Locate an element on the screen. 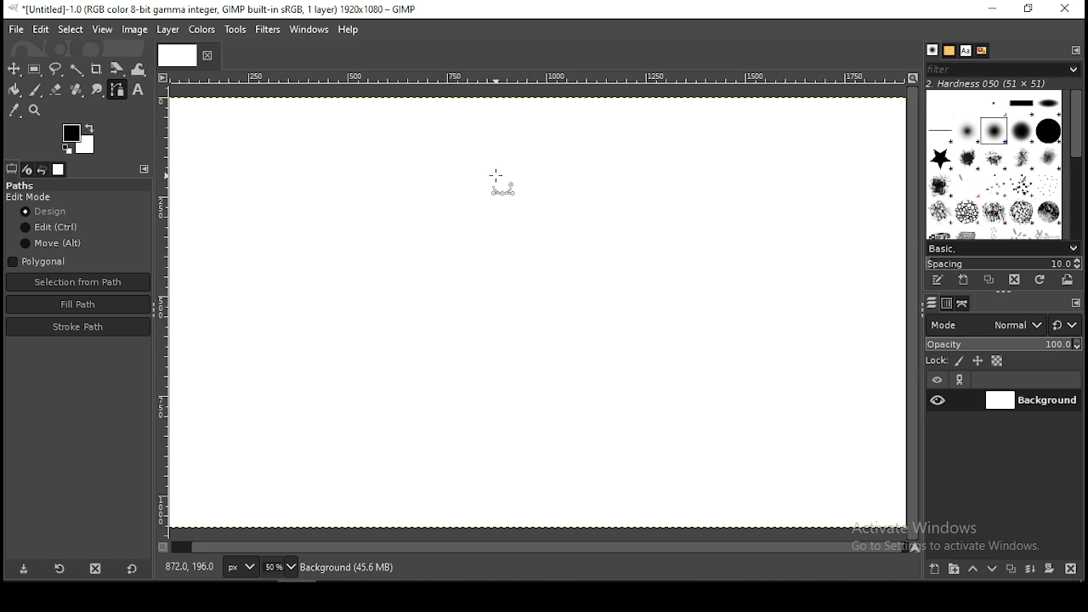 The image size is (1088, 612). move is located at coordinates (52, 243).